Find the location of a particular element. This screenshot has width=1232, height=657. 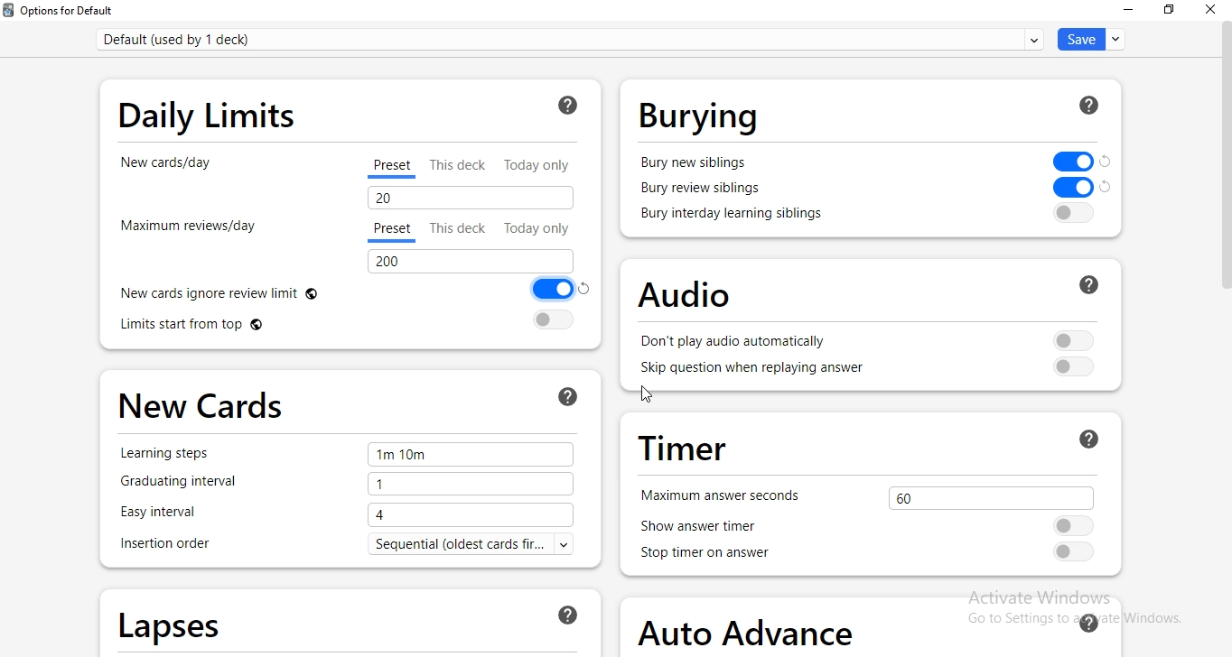

 is located at coordinates (1106, 187).